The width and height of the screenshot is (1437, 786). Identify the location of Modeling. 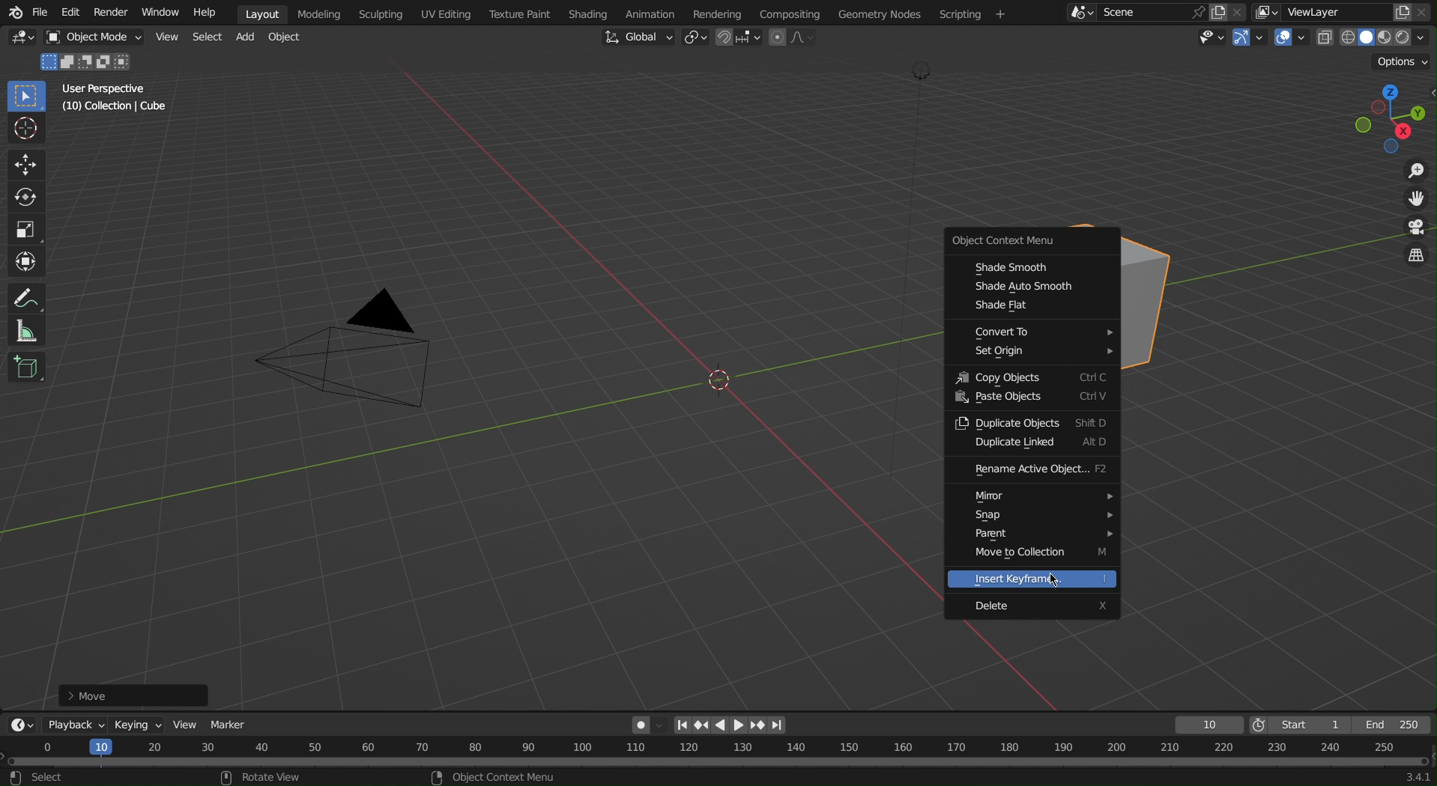
(323, 12).